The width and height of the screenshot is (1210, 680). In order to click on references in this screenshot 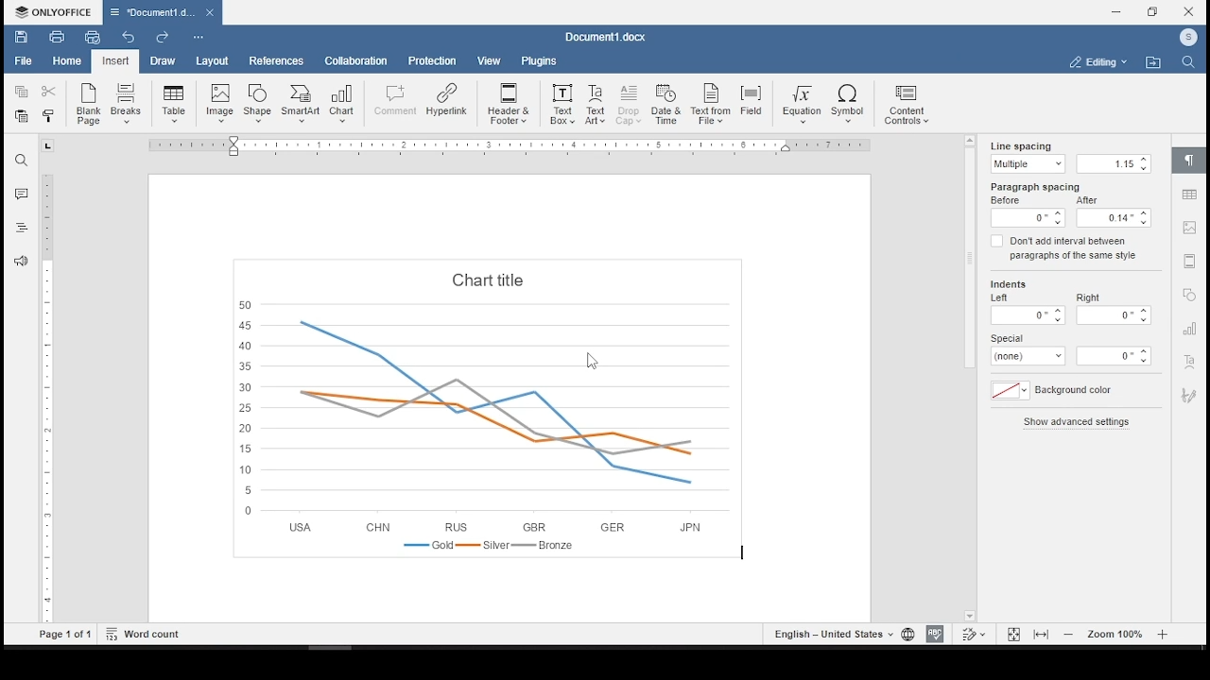, I will do `click(275, 60)`.